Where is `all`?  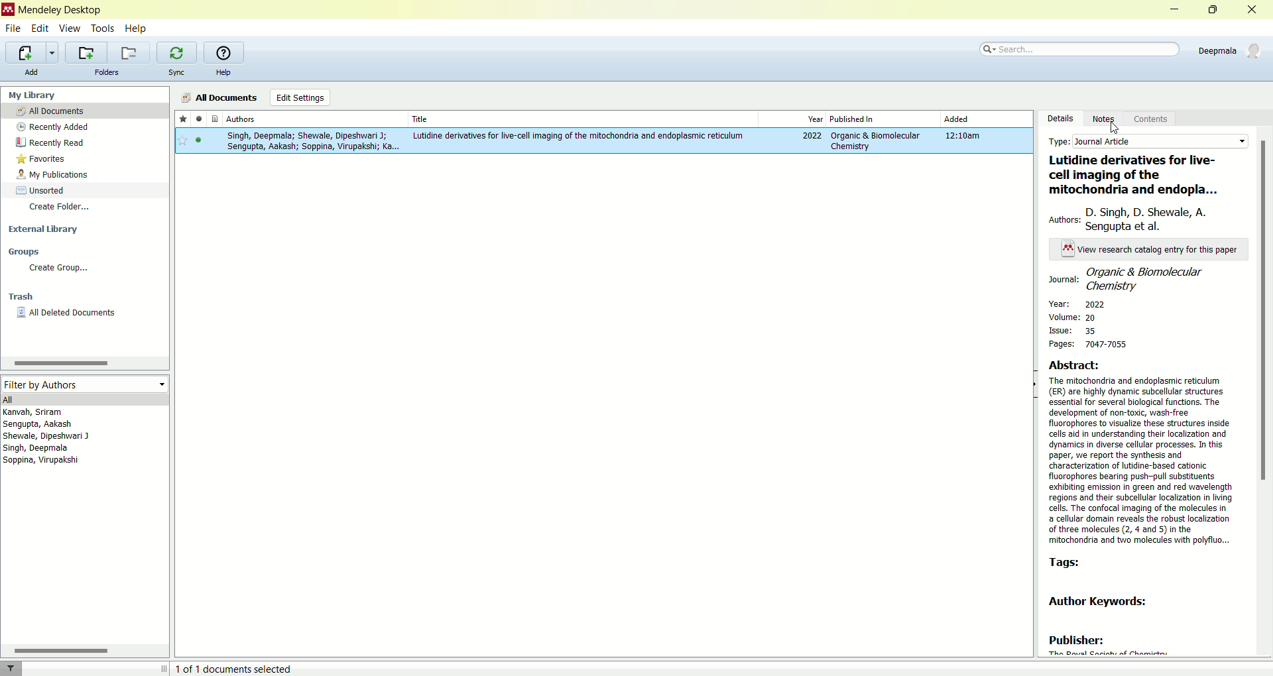 all is located at coordinates (85, 399).